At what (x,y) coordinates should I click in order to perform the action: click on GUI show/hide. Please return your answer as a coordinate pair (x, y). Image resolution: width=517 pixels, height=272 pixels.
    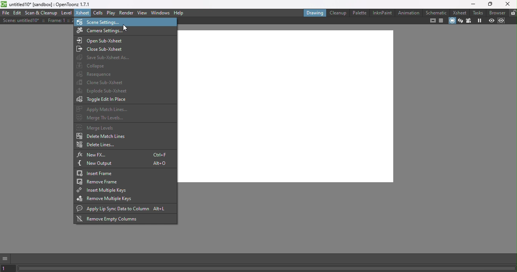
    Looking at the image, I should click on (6, 258).